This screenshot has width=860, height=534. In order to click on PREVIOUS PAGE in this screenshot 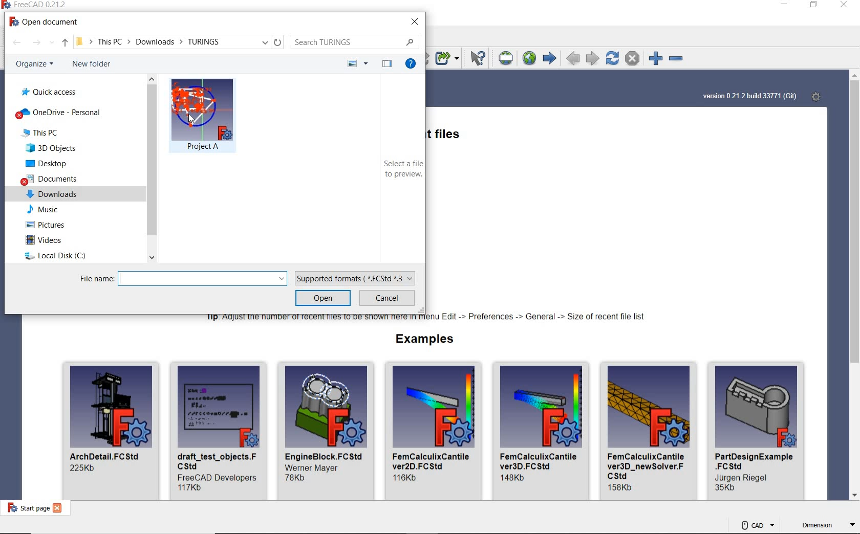, I will do `click(573, 59)`.